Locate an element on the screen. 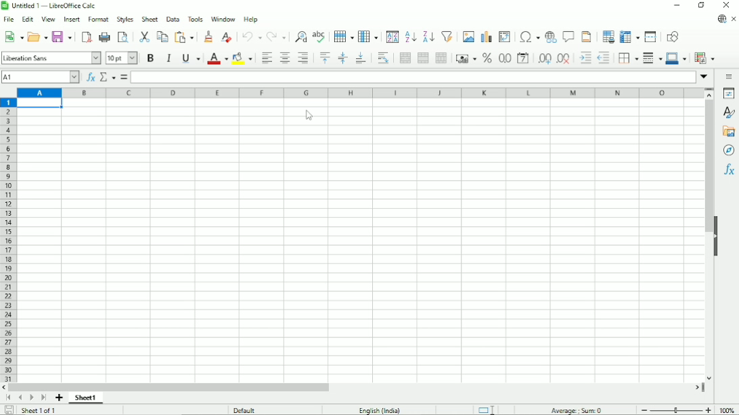  Sheet is located at coordinates (151, 18).